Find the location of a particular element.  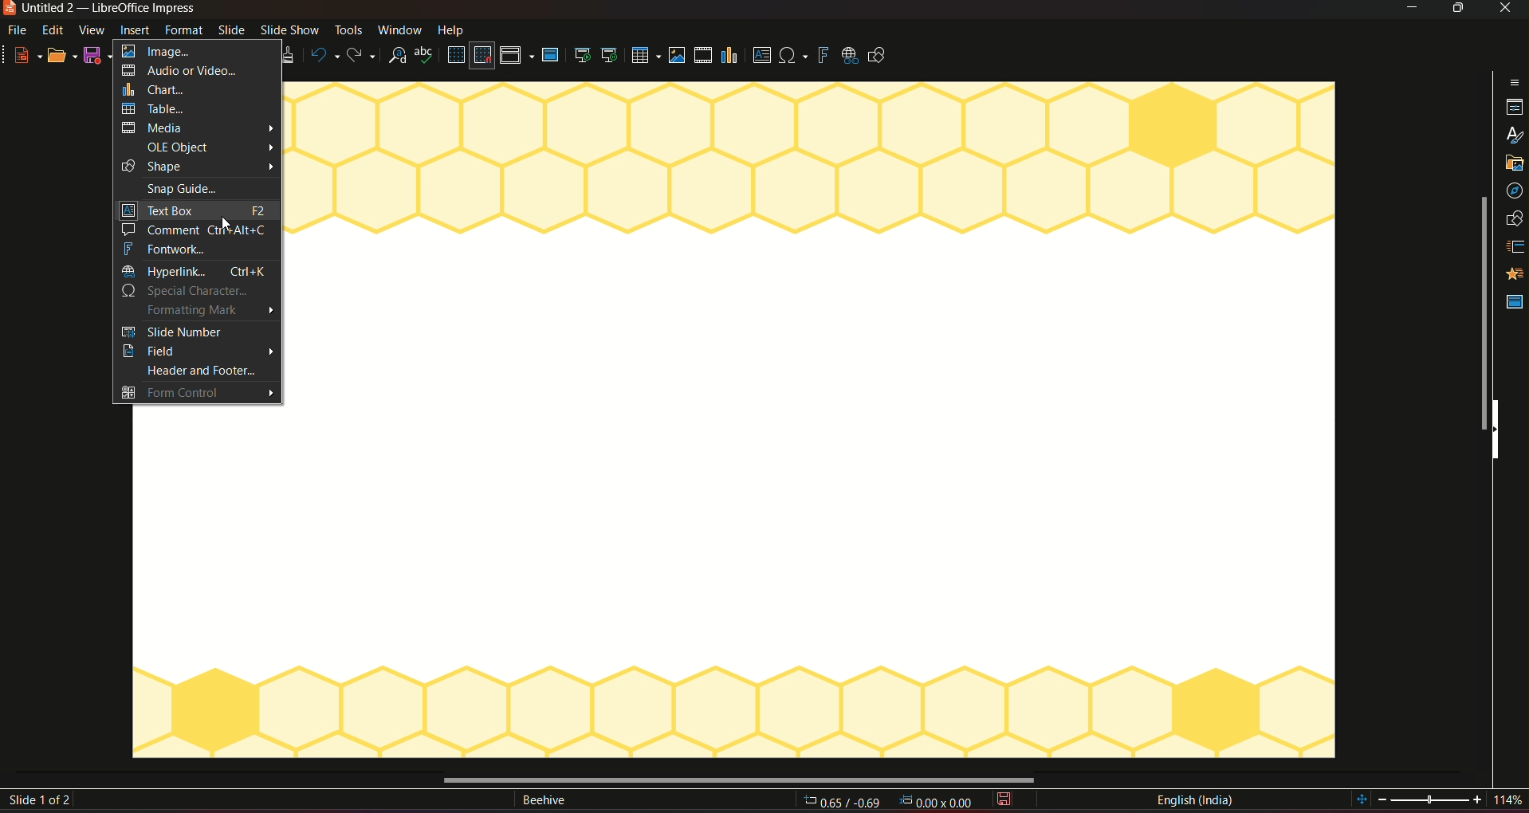

redo is located at coordinates (364, 54).